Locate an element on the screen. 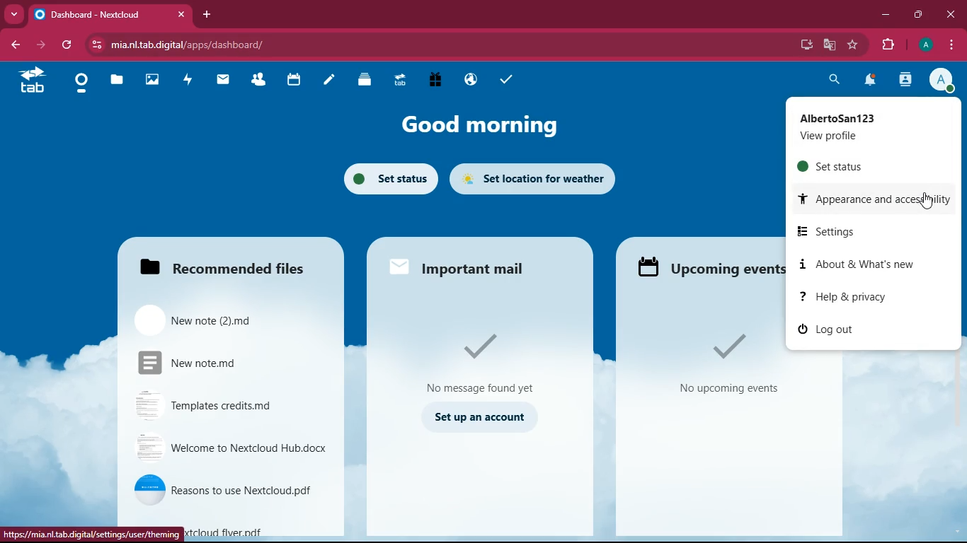 The height and width of the screenshot is (543, 967). events is located at coordinates (716, 364).